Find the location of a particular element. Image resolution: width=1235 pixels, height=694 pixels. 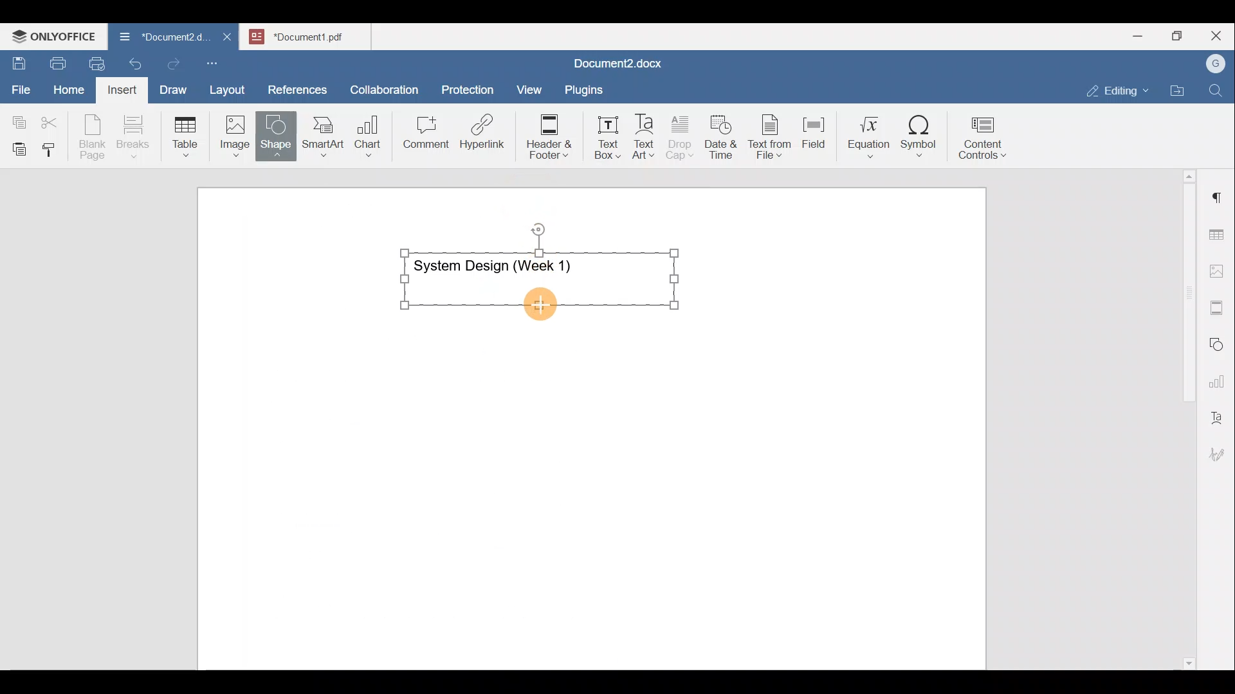

Text Art is located at coordinates (645, 137).